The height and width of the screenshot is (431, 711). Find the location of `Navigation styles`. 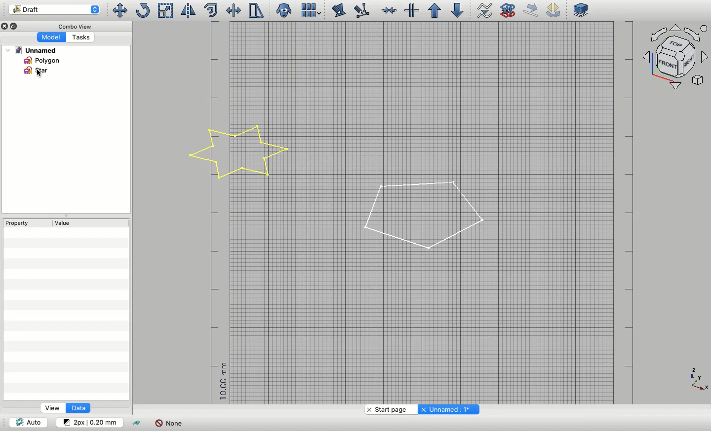

Navigation styles is located at coordinates (676, 56).